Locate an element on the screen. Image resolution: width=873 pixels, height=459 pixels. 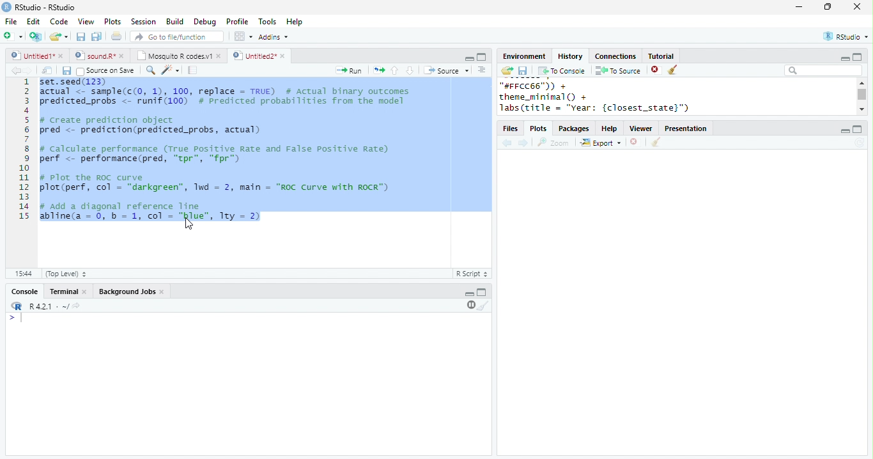
Plots is located at coordinates (113, 21).